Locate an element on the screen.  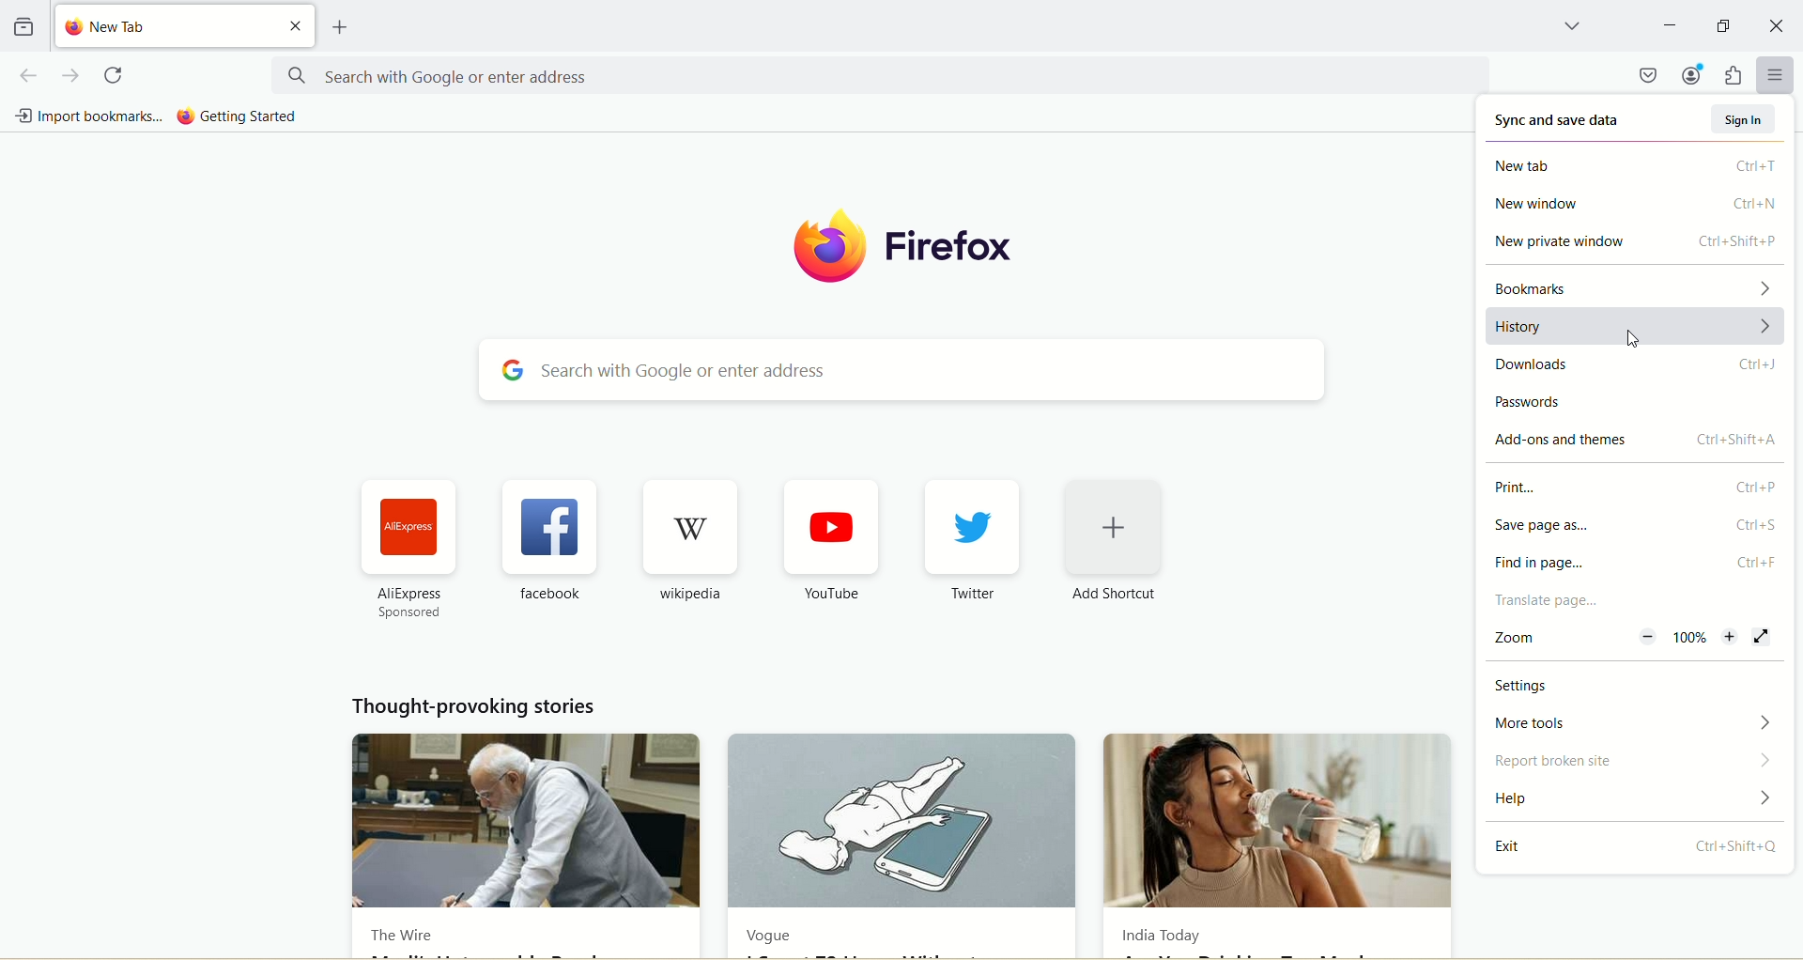
minimize is located at coordinates (1669, 23).